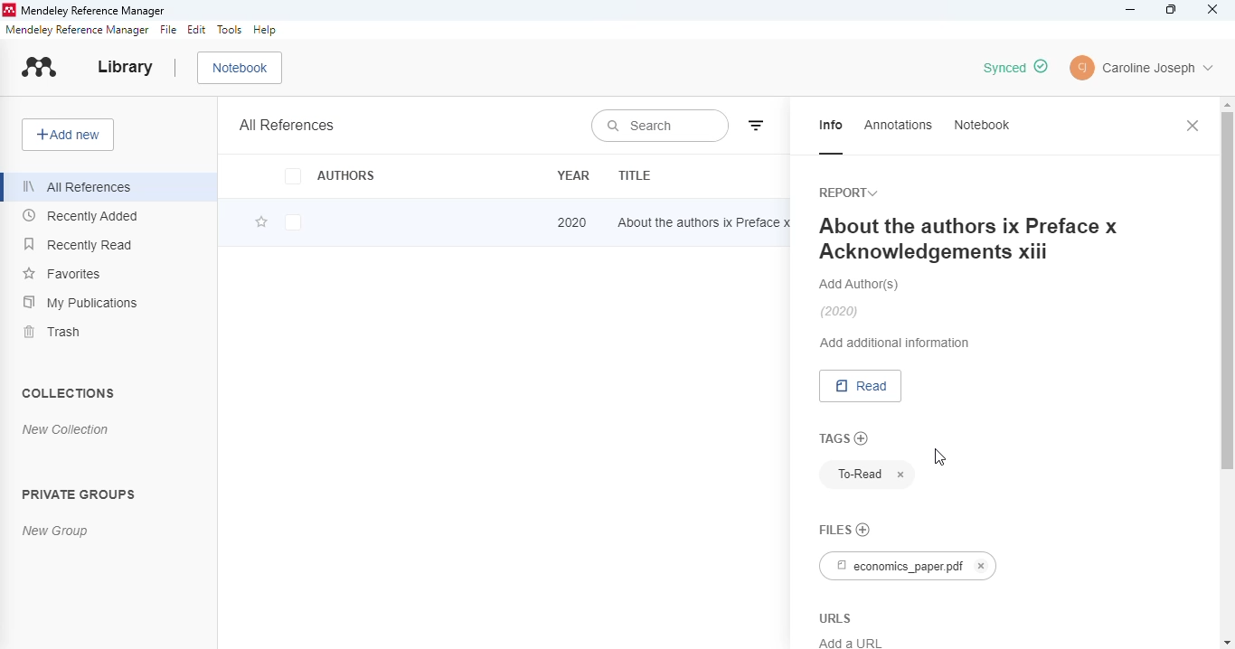 The width and height of the screenshot is (1235, 649). I want to click on help, so click(264, 30).